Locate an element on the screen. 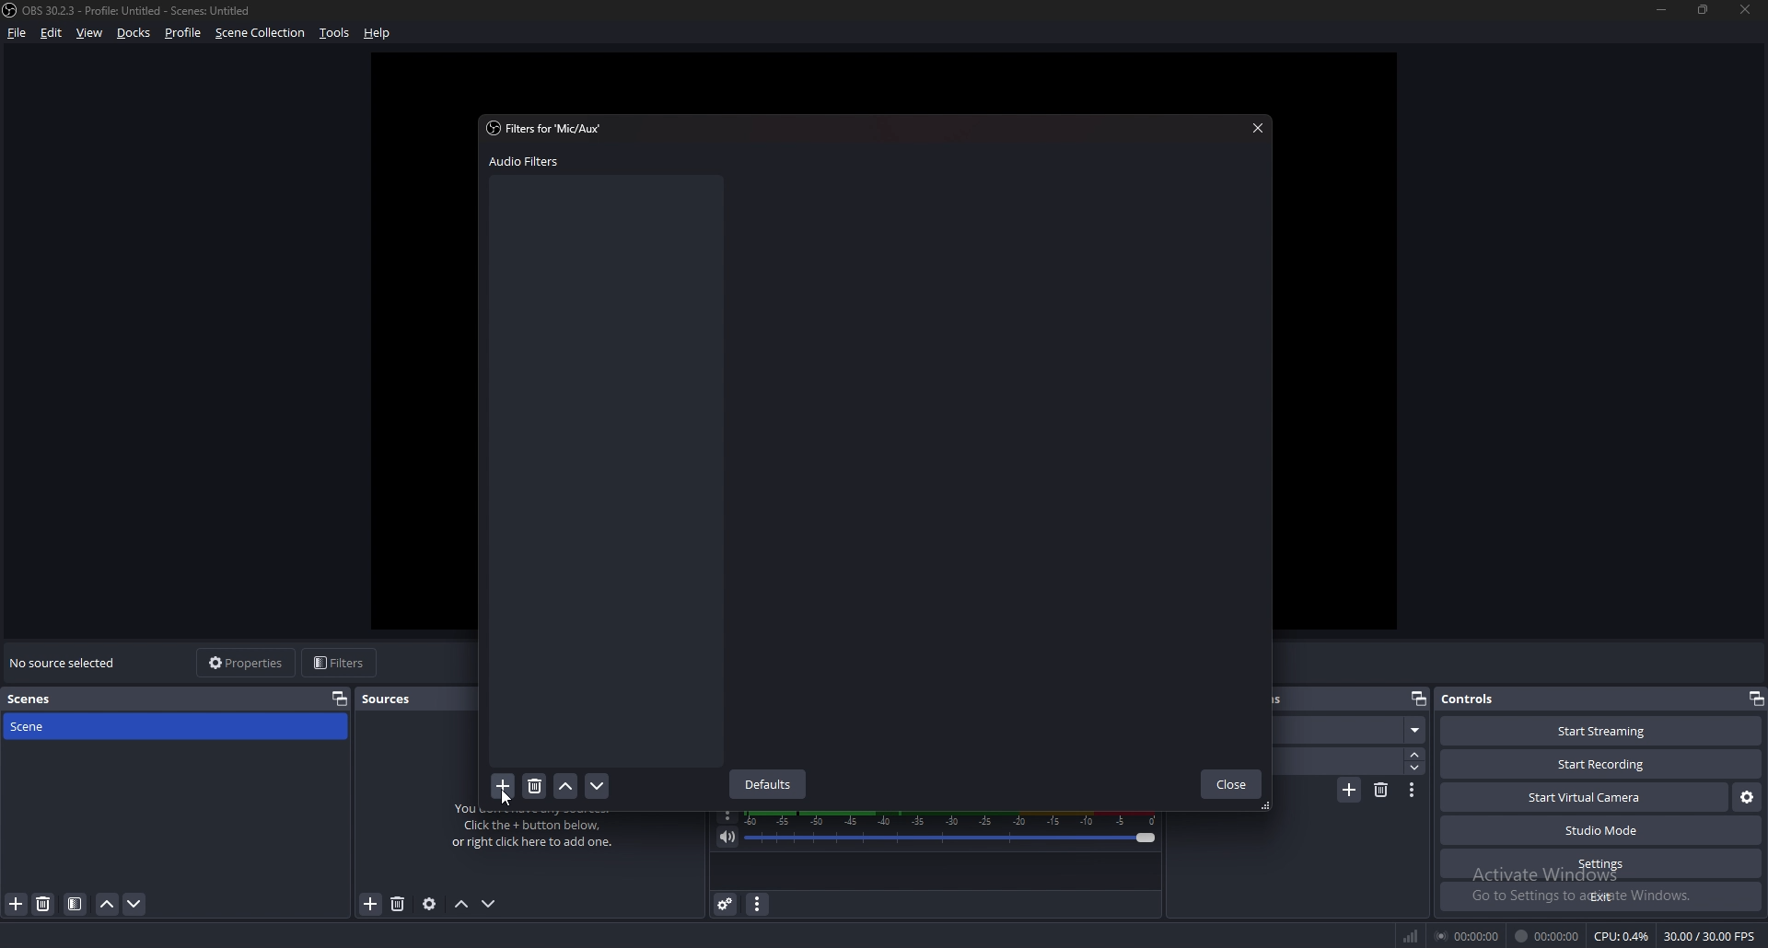  audio filters is located at coordinates (531, 162).